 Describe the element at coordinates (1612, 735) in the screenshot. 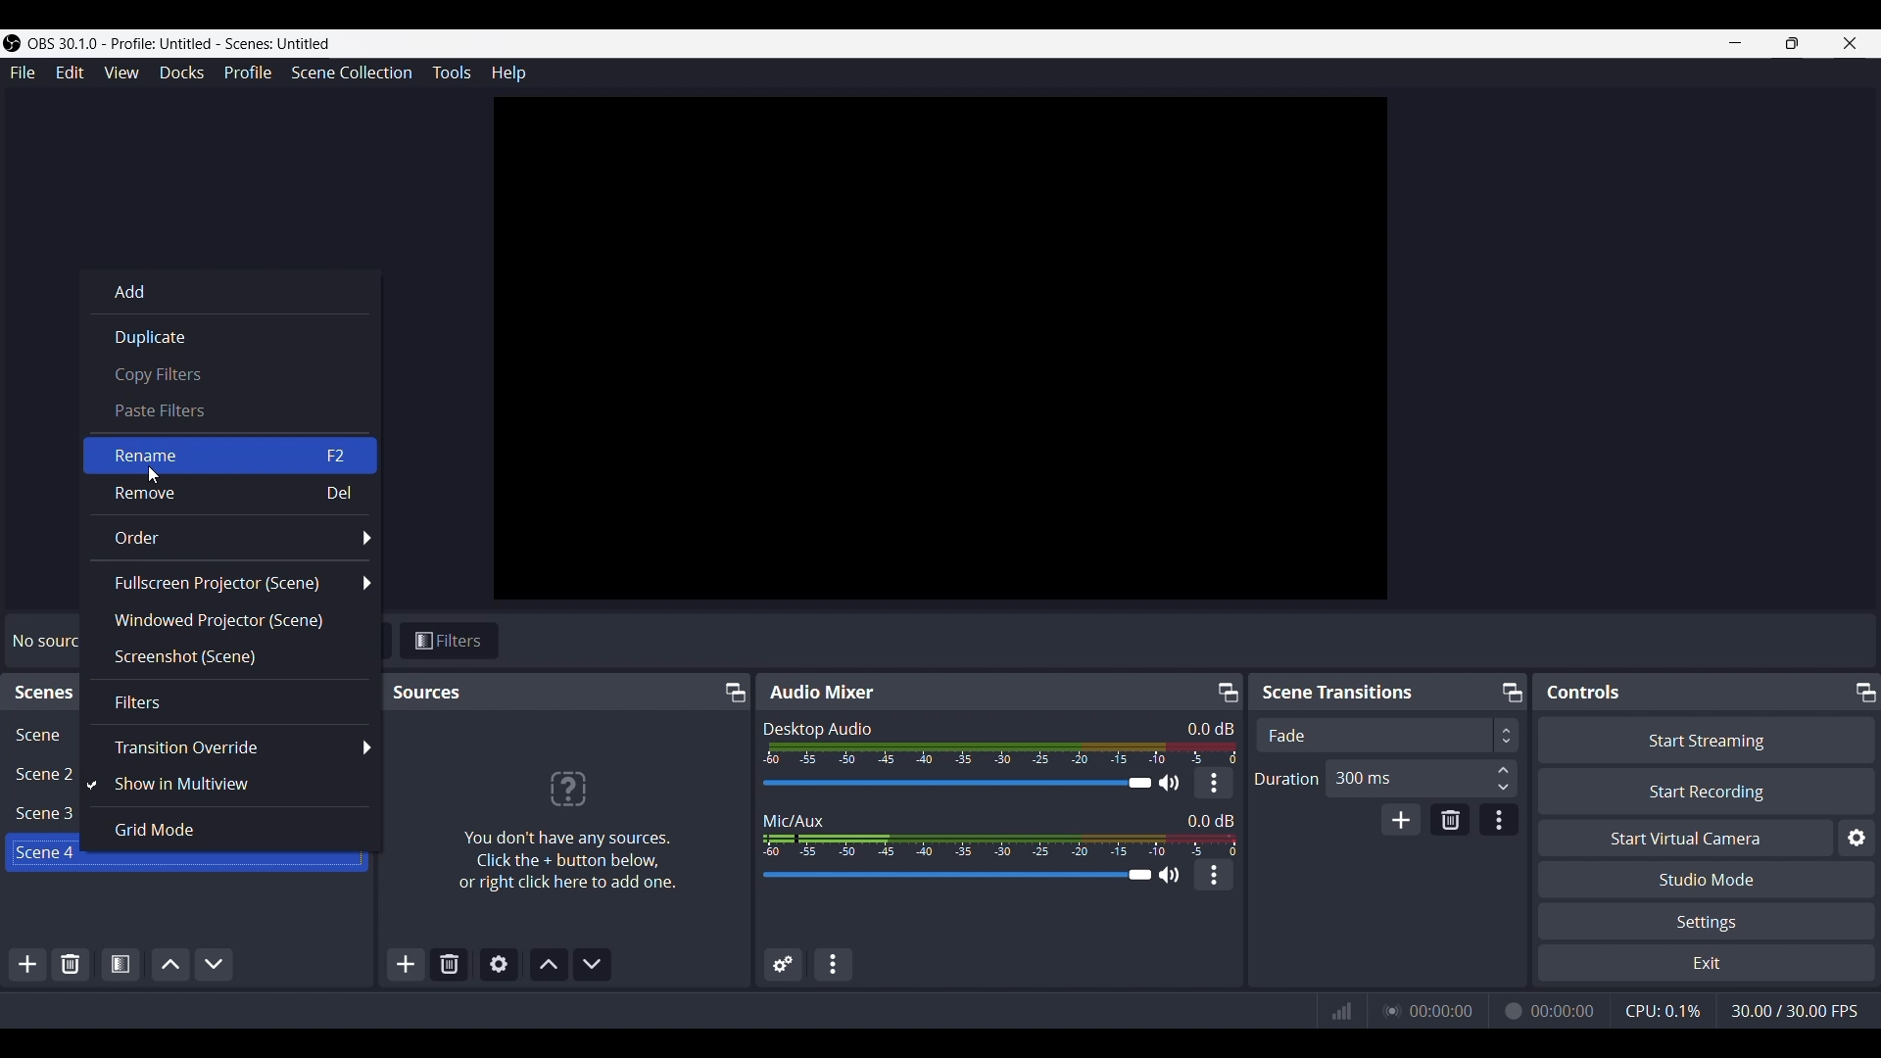

I see `Transition Type Dropdown` at that location.